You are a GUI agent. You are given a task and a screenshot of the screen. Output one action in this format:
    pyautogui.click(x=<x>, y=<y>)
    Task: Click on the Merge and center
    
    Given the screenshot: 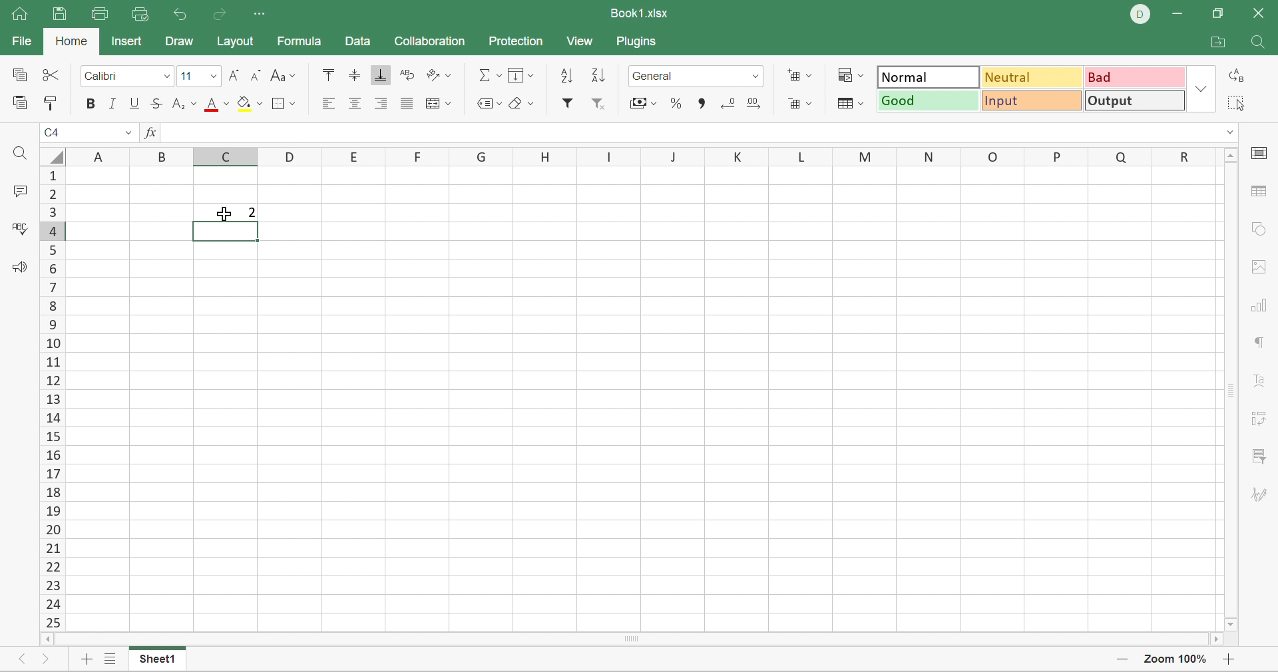 What is the action you would take?
    pyautogui.click(x=440, y=103)
    